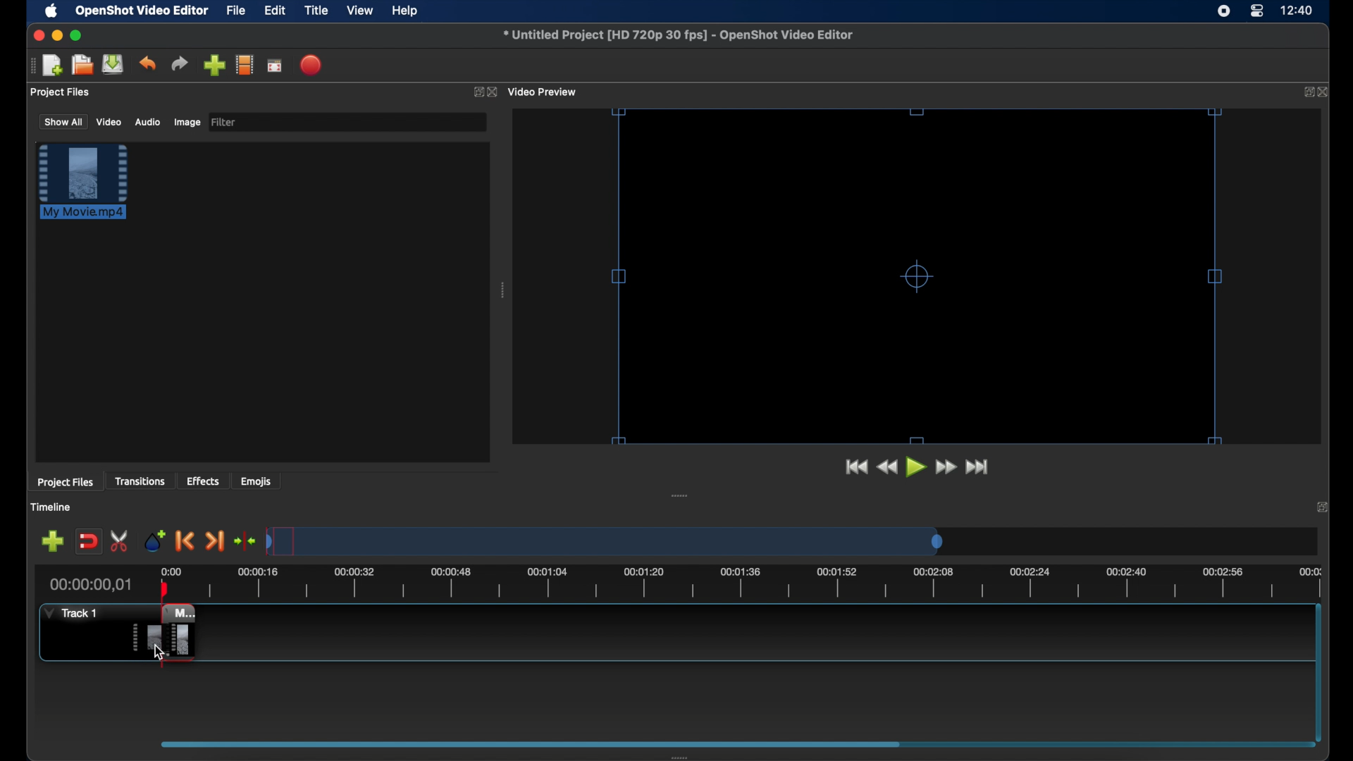 This screenshot has width=1353, height=761. Describe the element at coordinates (493, 92) in the screenshot. I see `close` at that location.